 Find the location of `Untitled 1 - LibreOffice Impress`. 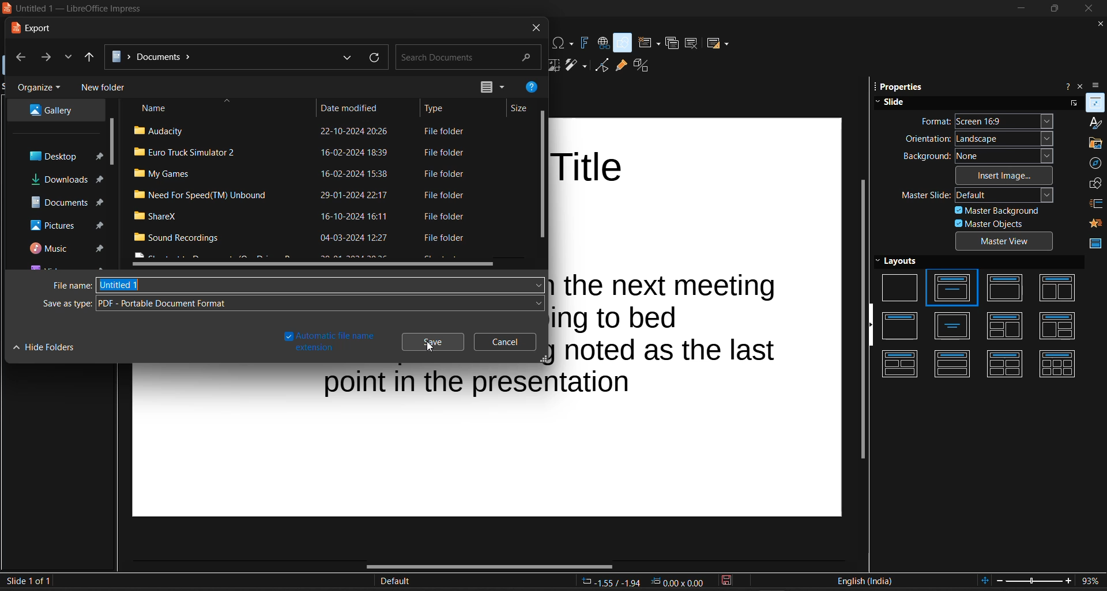

Untitled 1 - LibreOffice Impress is located at coordinates (77, 9).